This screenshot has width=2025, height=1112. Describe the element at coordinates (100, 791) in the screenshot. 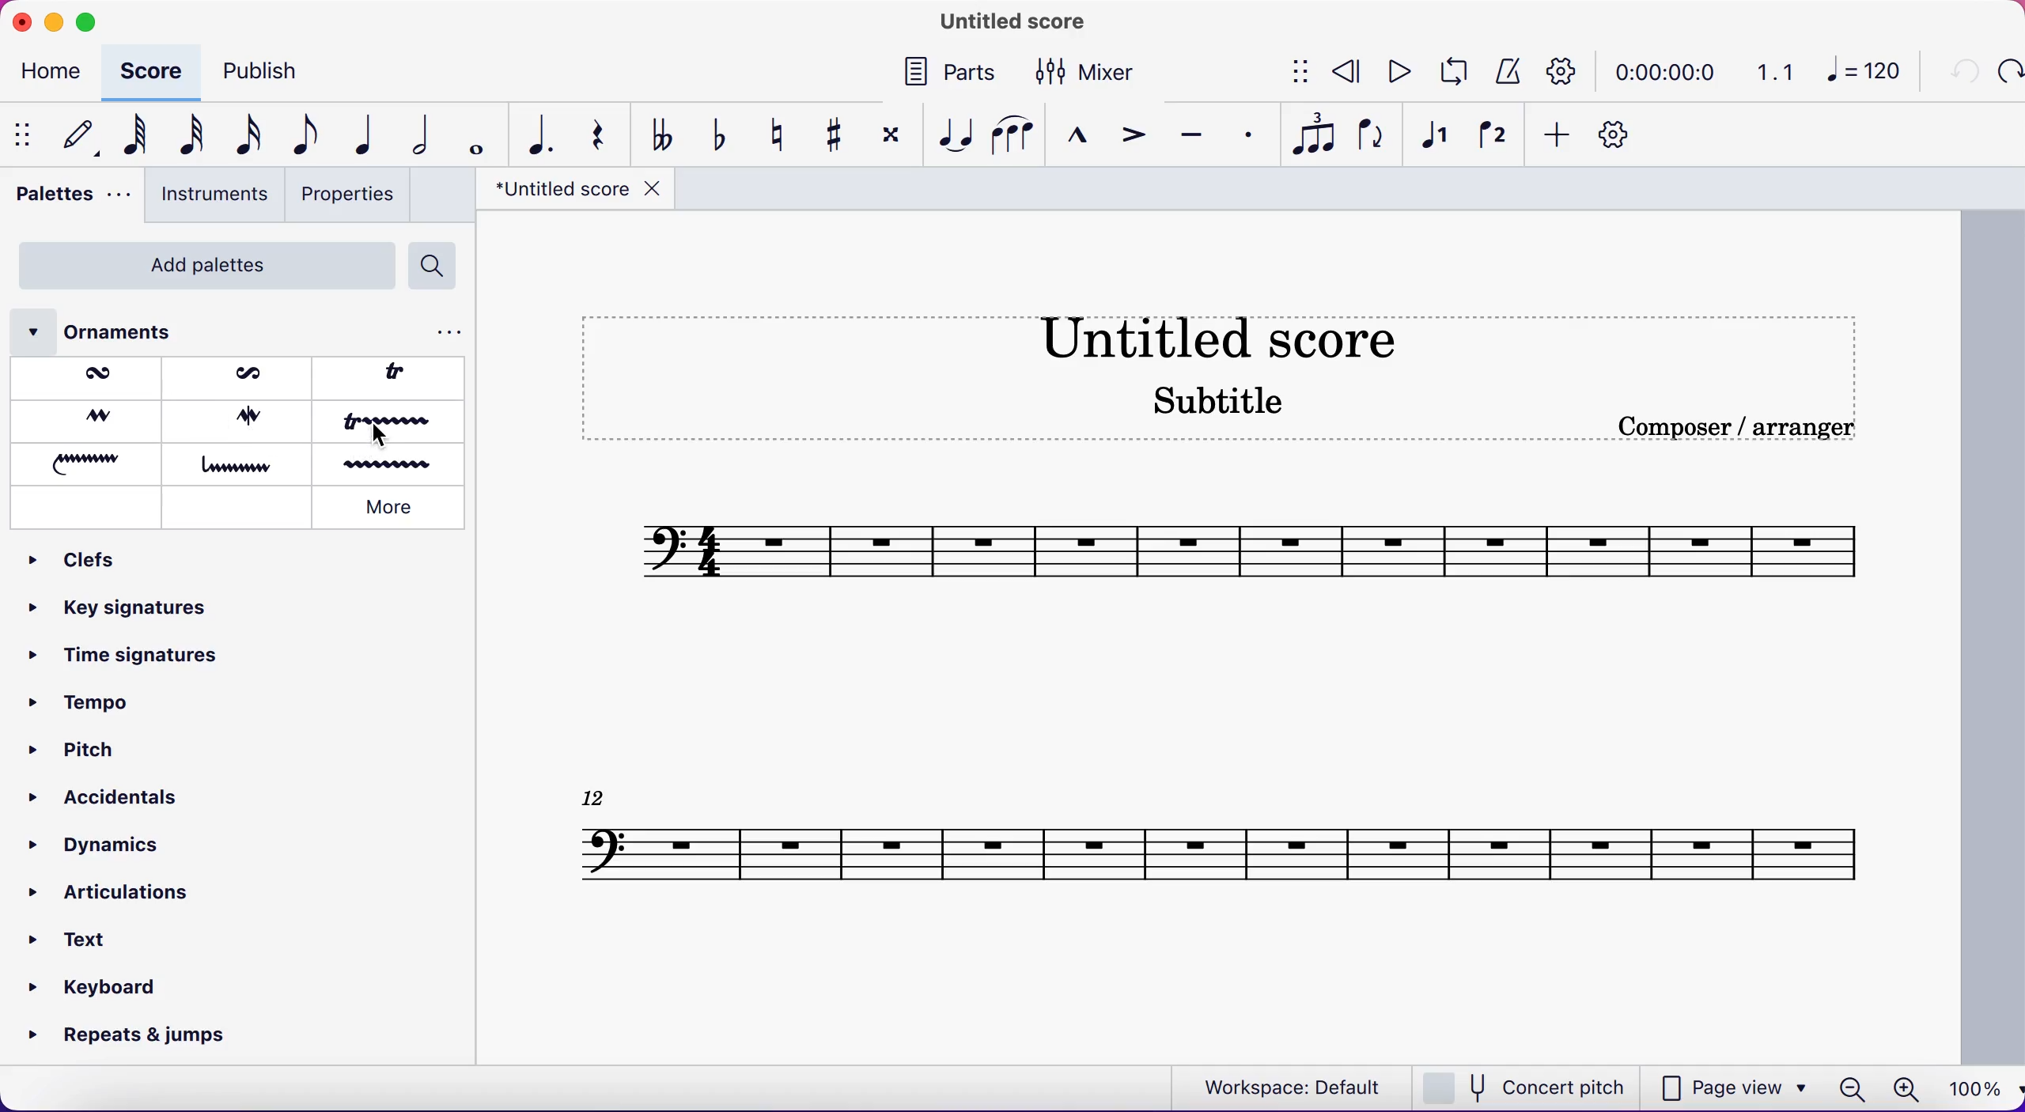

I see `accidentals` at that location.